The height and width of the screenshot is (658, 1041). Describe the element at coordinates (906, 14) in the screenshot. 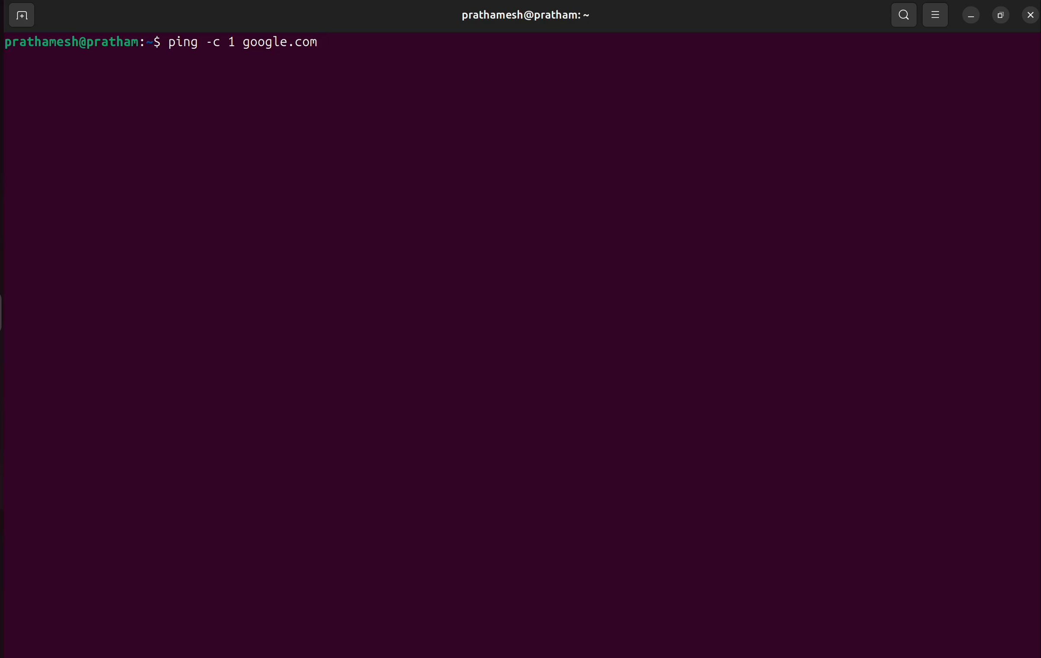

I see `search` at that location.